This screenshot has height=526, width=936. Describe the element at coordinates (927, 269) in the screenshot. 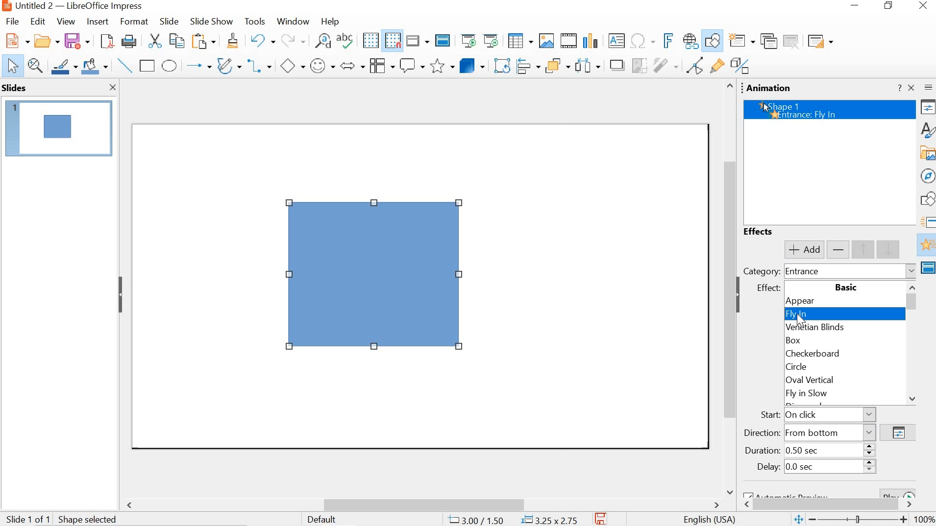

I see `master slide` at that location.